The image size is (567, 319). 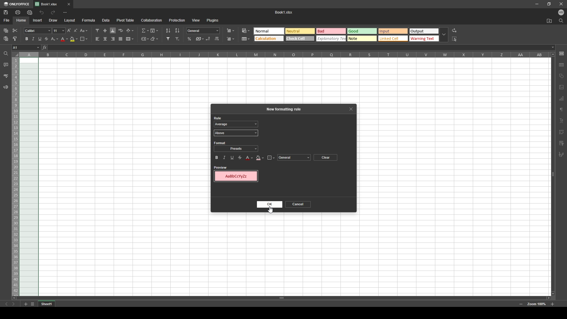 I want to click on save, so click(x=6, y=12).